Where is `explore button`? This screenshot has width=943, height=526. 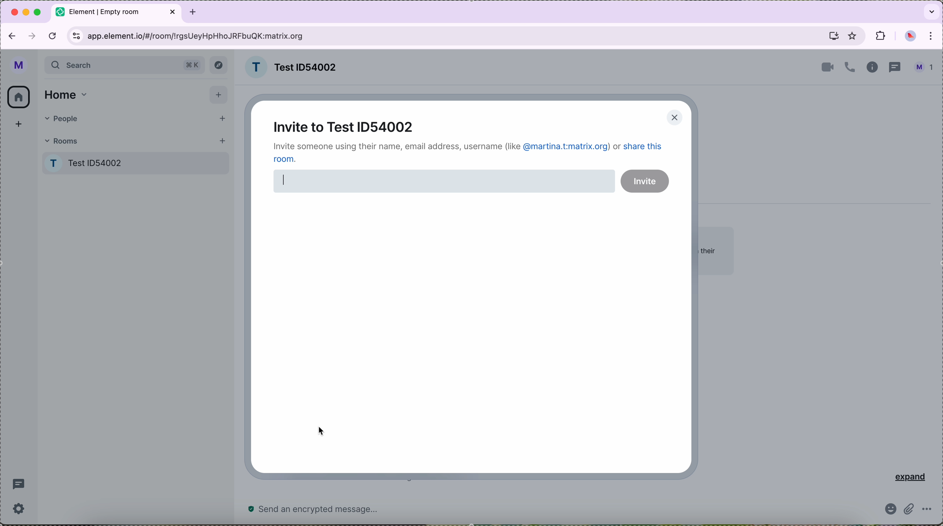
explore button is located at coordinates (219, 65).